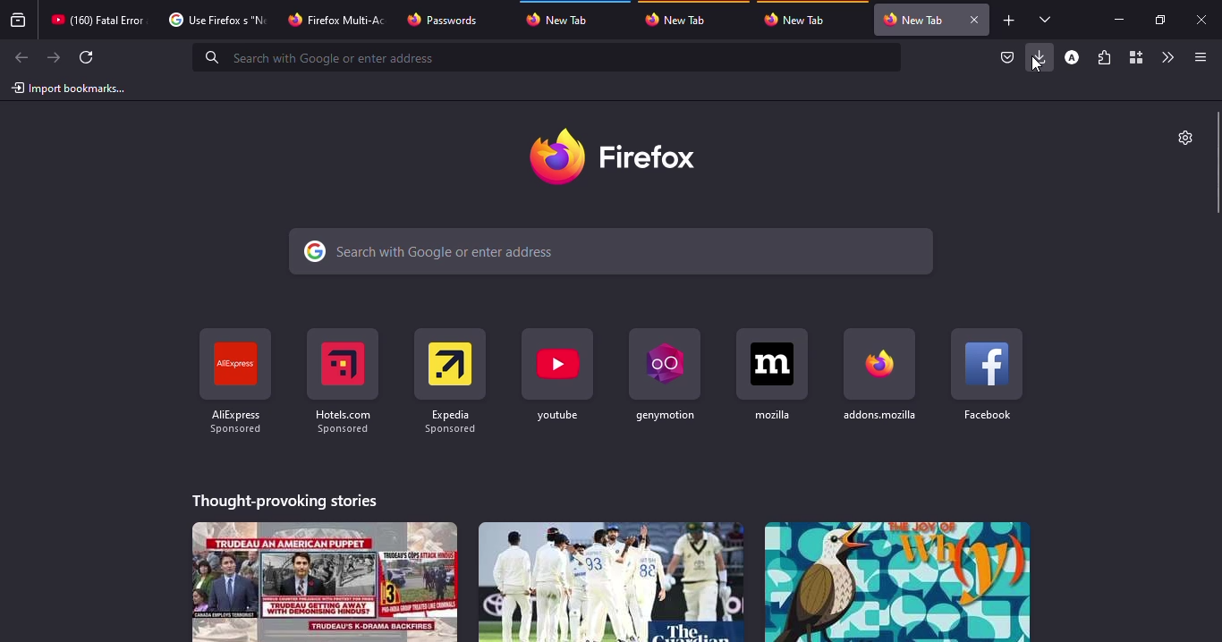 The width and height of the screenshot is (1222, 642). What do you see at coordinates (1223, 164) in the screenshot?
I see `scroll bar` at bounding box center [1223, 164].